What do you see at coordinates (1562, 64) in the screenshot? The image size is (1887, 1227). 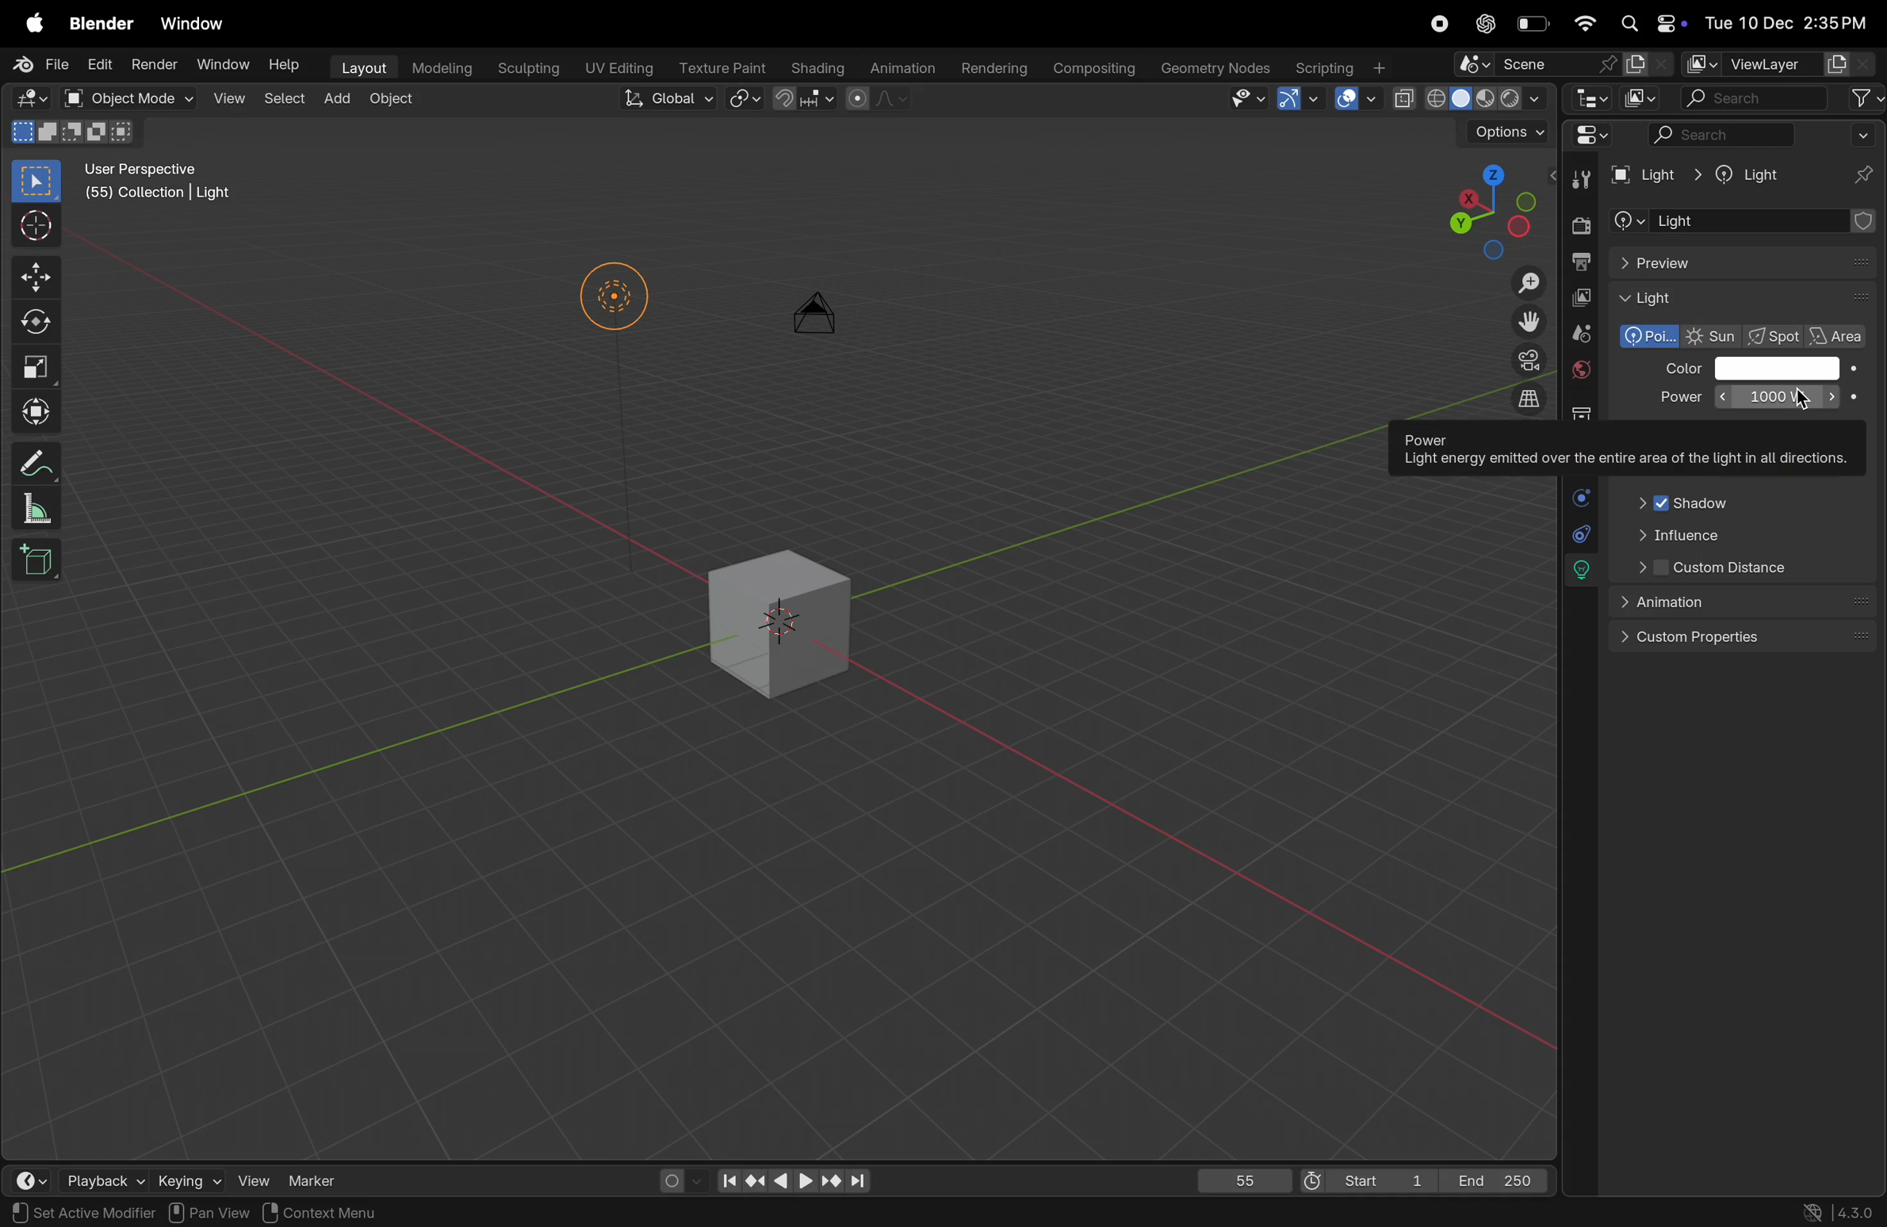 I see `scene` at bounding box center [1562, 64].